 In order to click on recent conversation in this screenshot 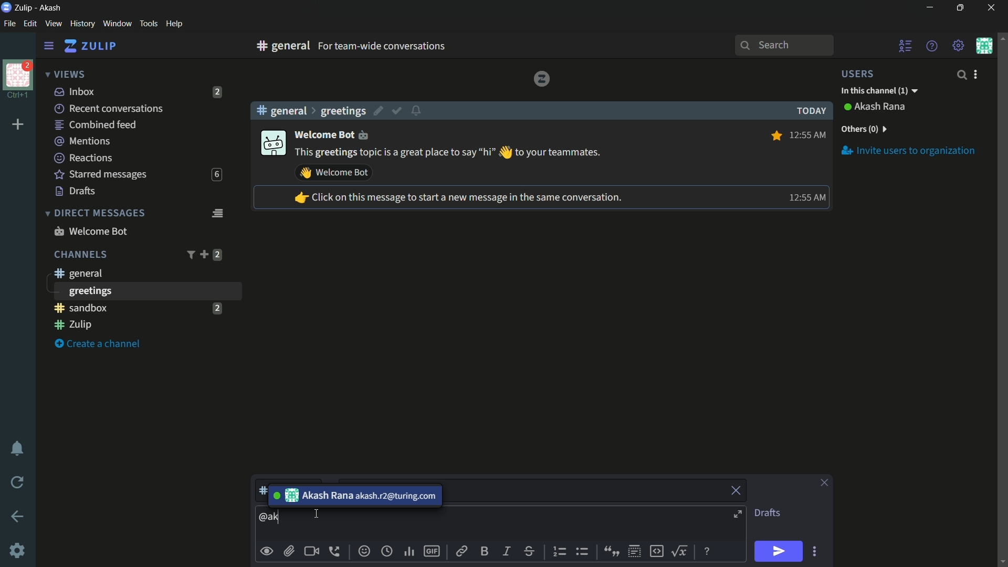, I will do `click(110, 109)`.